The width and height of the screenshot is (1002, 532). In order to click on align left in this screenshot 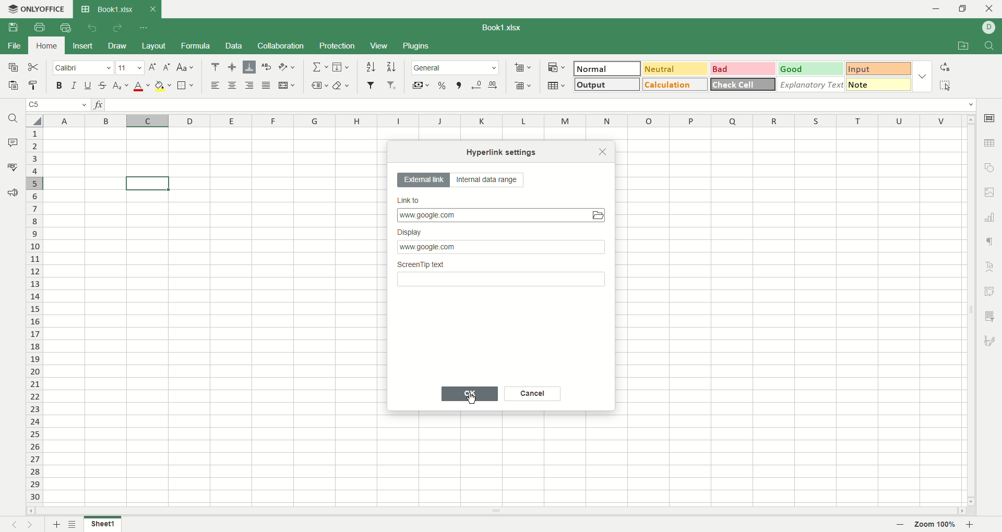, I will do `click(217, 86)`.